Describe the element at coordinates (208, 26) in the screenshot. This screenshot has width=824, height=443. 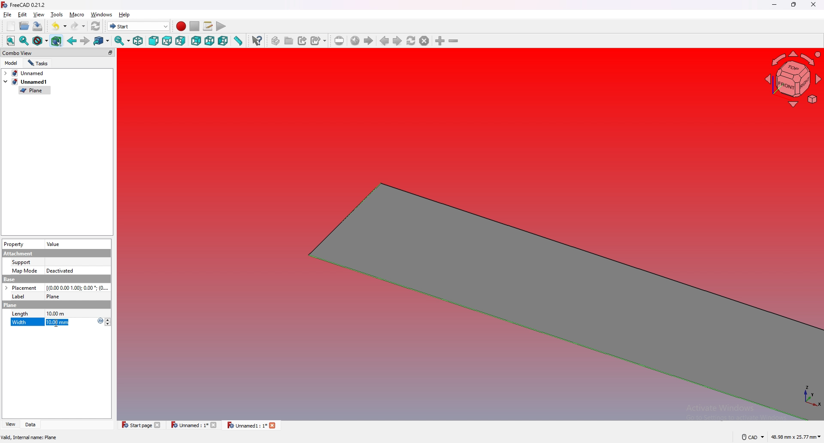
I see `macros` at that location.